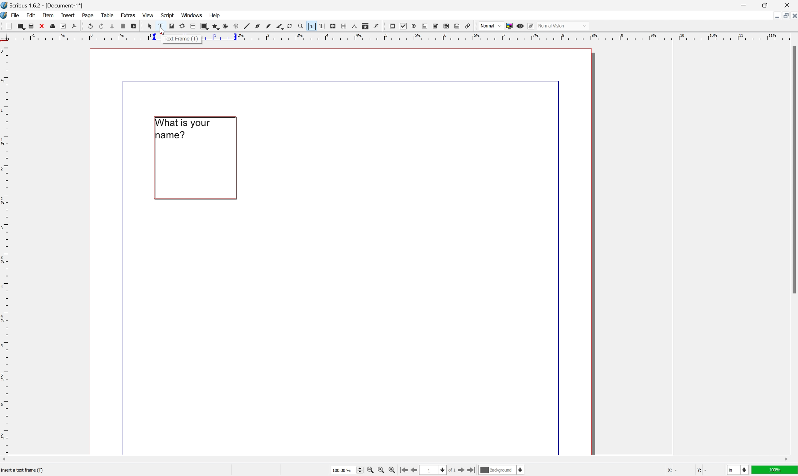 The image size is (798, 476). I want to click on cursor, so click(182, 158).